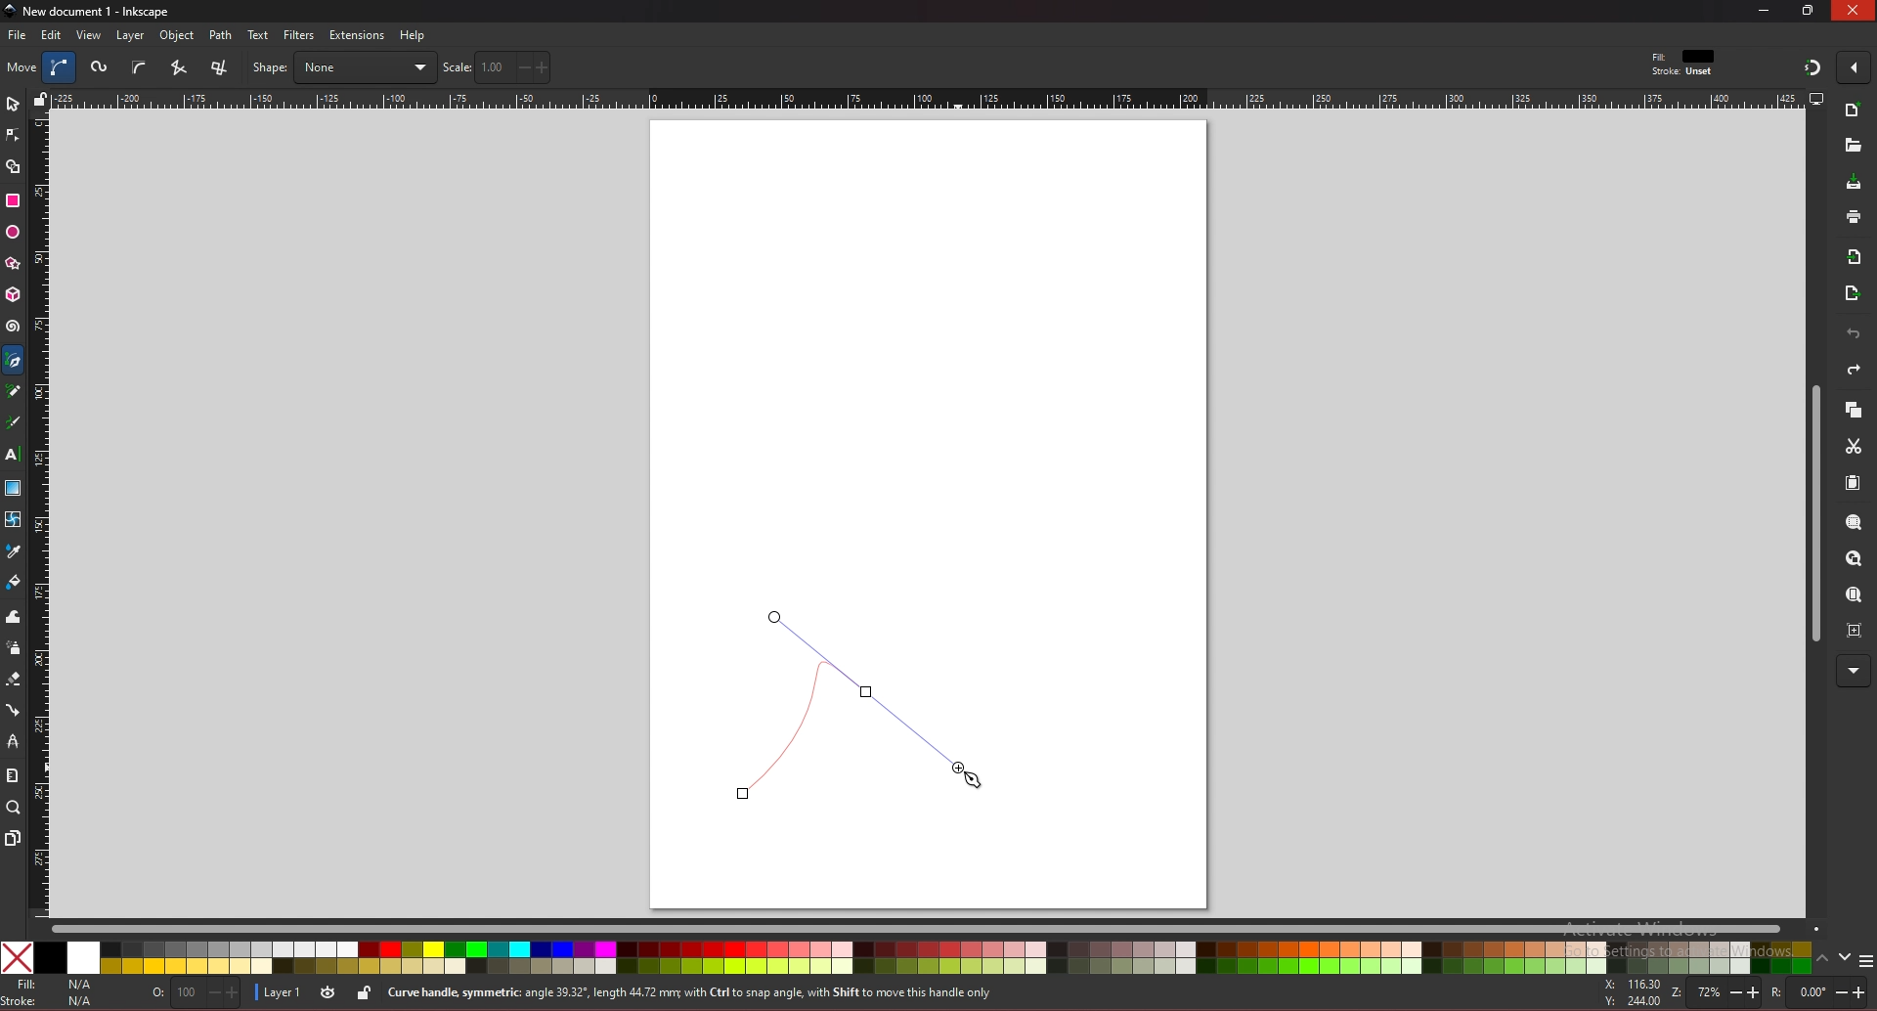  I want to click on text, so click(12, 455).